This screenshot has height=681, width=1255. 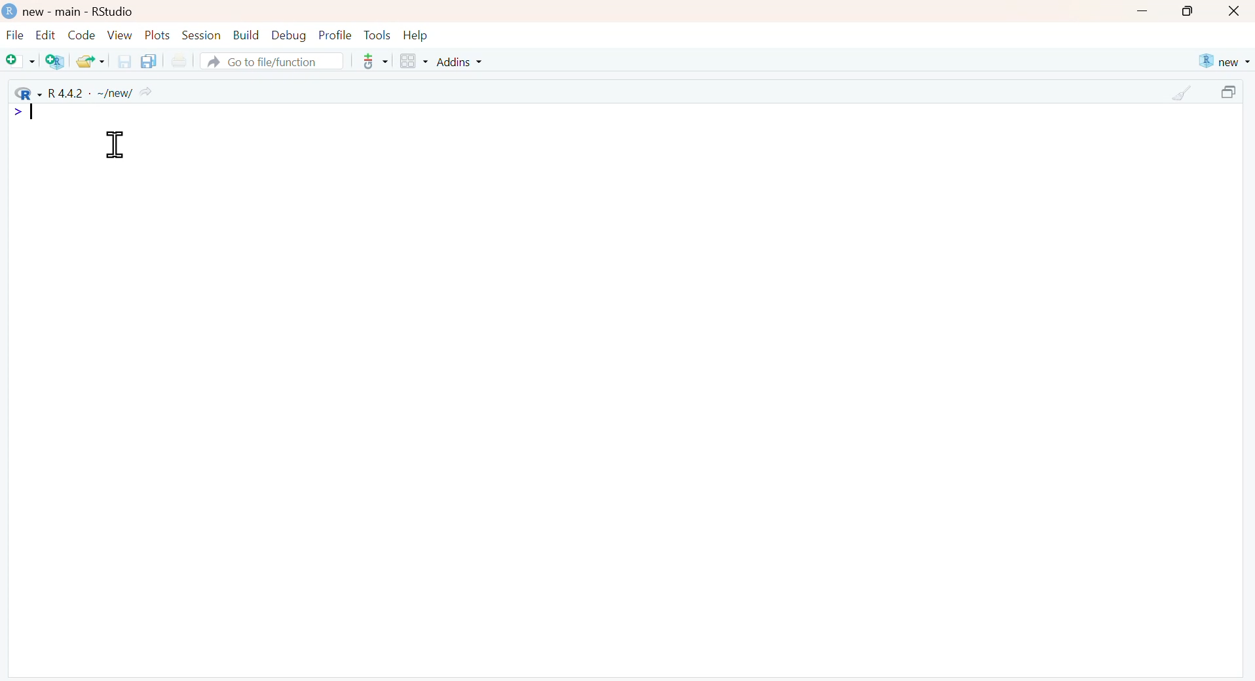 What do you see at coordinates (80, 12) in the screenshot?
I see `new - main - RStudio` at bounding box center [80, 12].